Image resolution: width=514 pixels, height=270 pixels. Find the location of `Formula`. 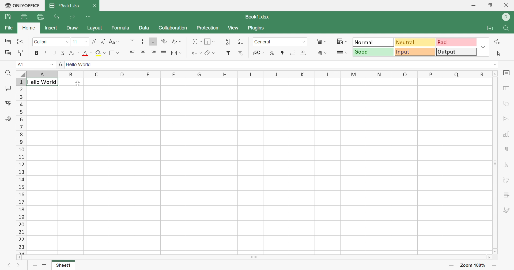

Formula is located at coordinates (119, 28).